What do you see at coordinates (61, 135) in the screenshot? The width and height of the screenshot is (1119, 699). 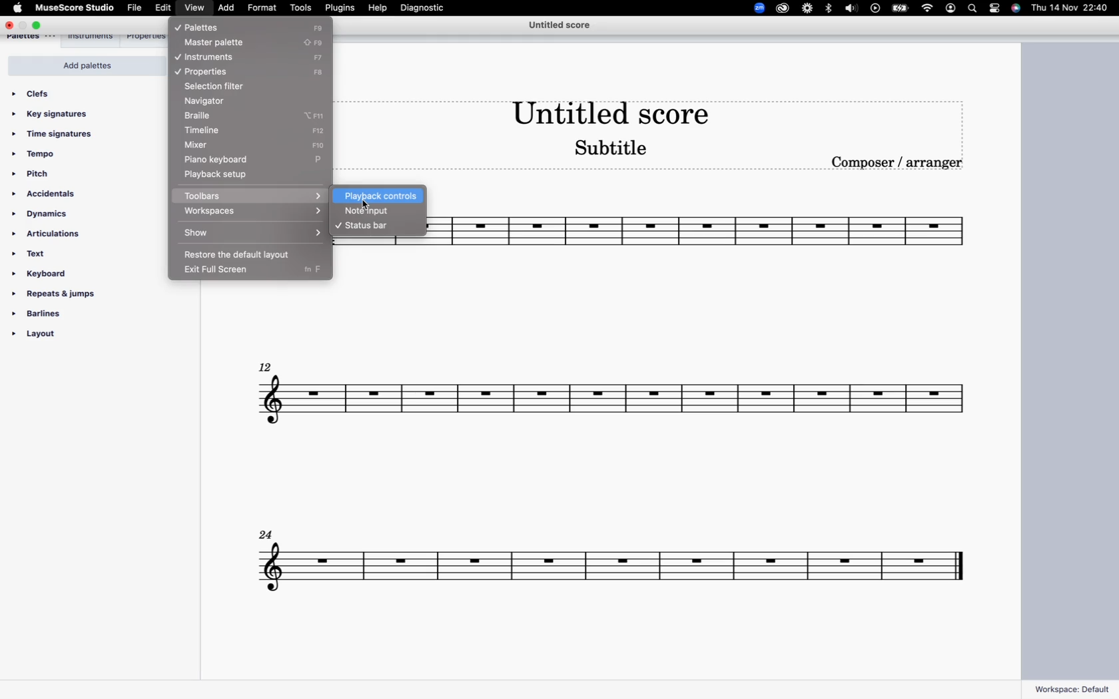 I see `time signatures` at bounding box center [61, 135].